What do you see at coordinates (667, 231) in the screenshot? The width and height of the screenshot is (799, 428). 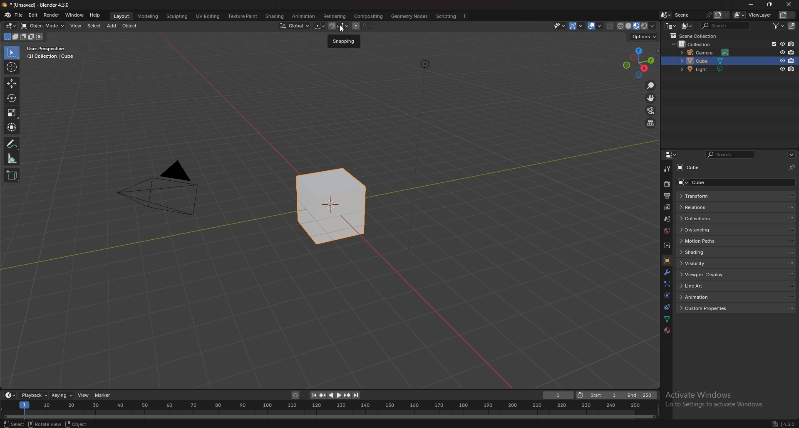 I see `world` at bounding box center [667, 231].